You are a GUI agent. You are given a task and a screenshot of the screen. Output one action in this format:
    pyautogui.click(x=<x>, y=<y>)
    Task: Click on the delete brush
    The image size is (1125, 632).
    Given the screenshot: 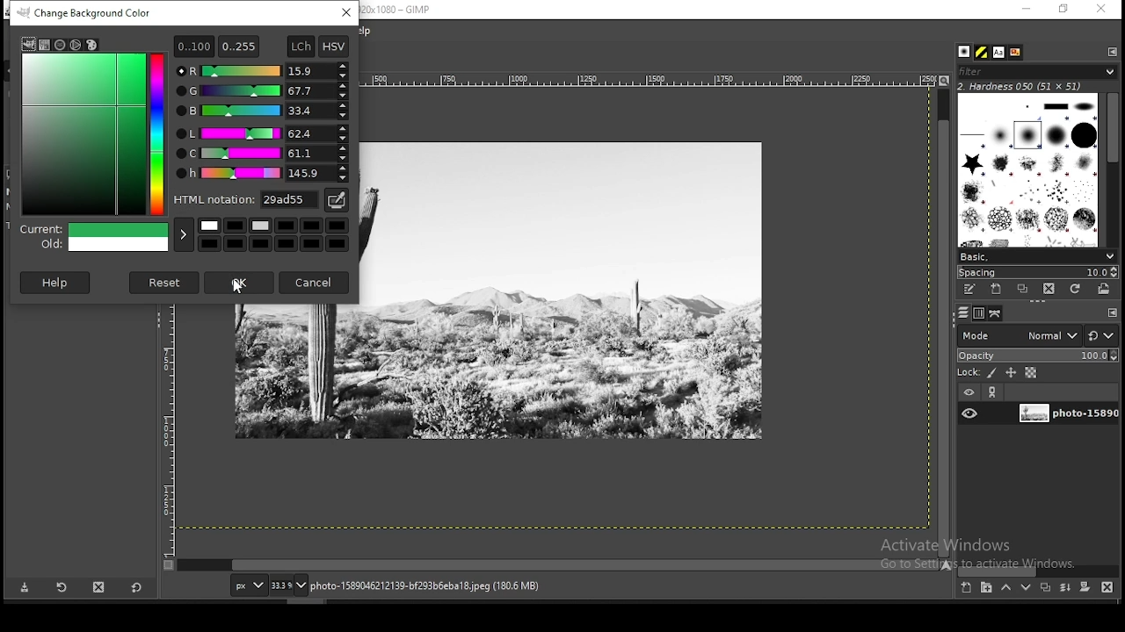 What is the action you would take?
    pyautogui.click(x=1049, y=290)
    